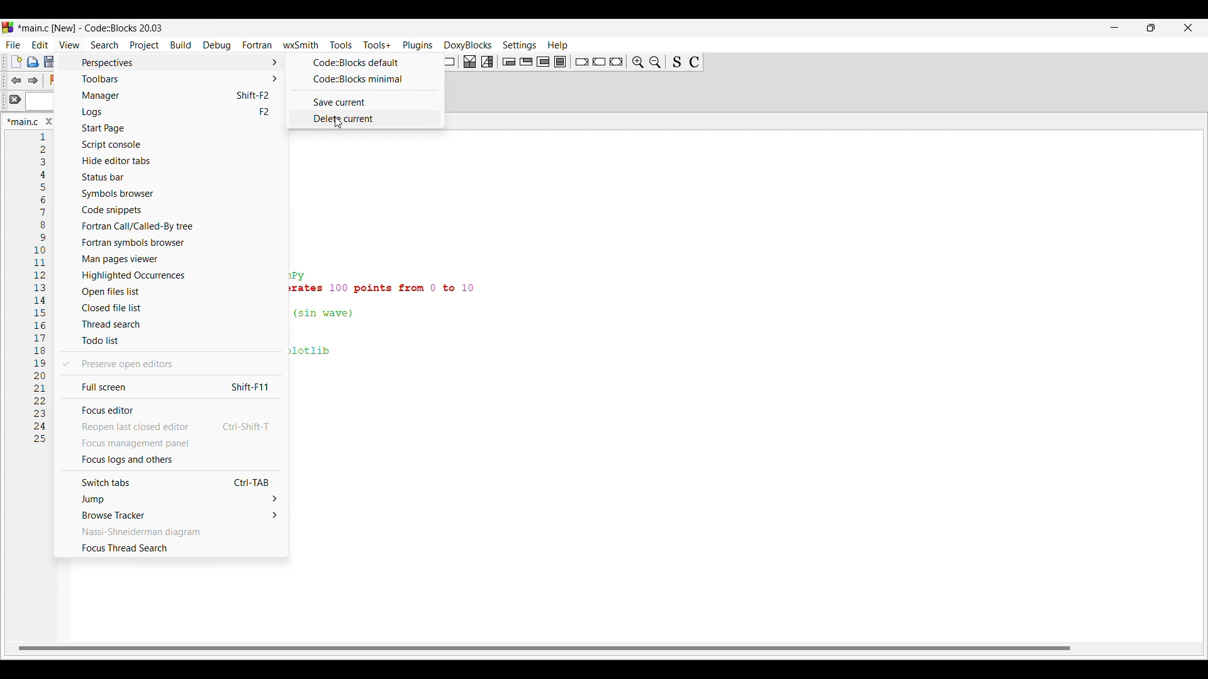 This screenshot has height=679, width=1208. I want to click on Code snippets, so click(174, 210).